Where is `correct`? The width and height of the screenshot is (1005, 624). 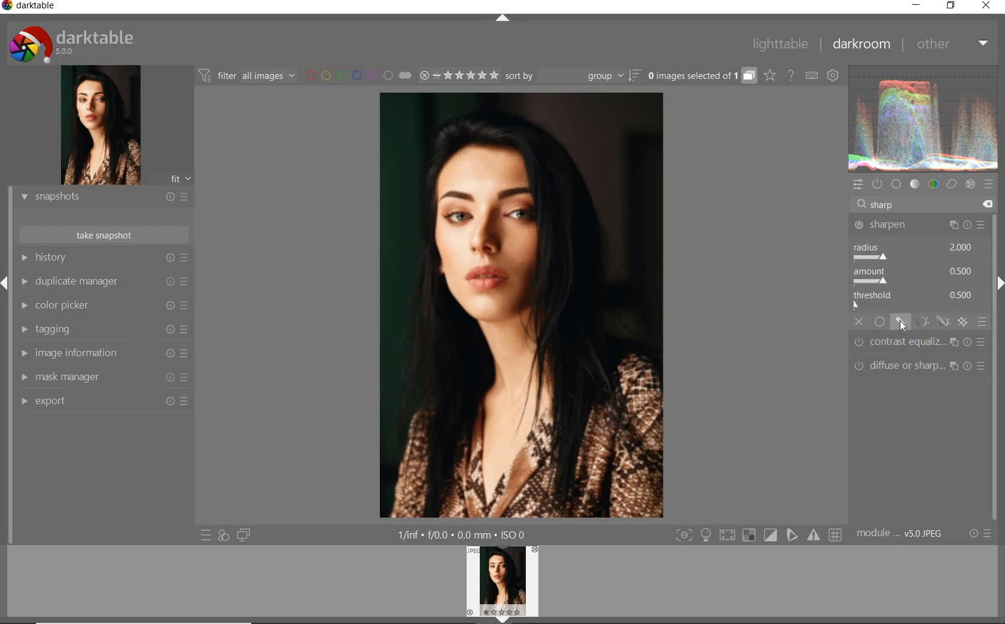
correct is located at coordinates (952, 185).